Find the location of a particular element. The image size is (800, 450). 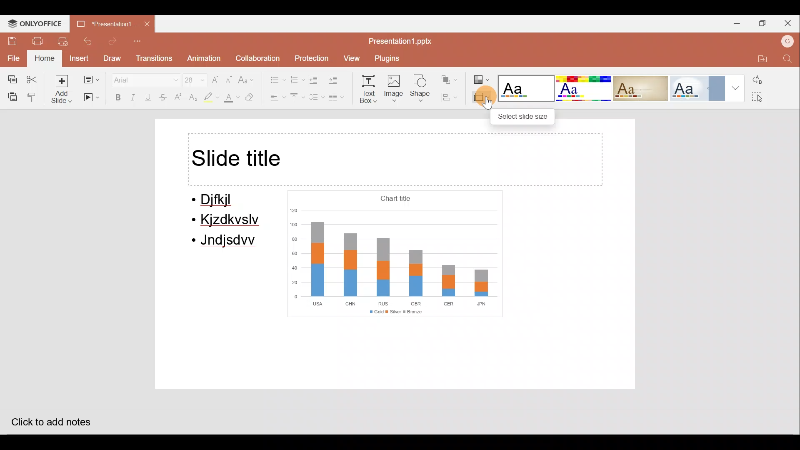

View is located at coordinates (351, 58).